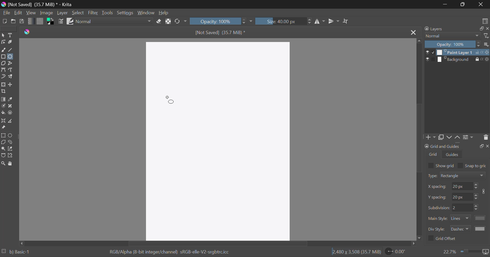 The height and width of the screenshot is (257, 490). Describe the element at coordinates (222, 33) in the screenshot. I see `File Name & Size` at that location.